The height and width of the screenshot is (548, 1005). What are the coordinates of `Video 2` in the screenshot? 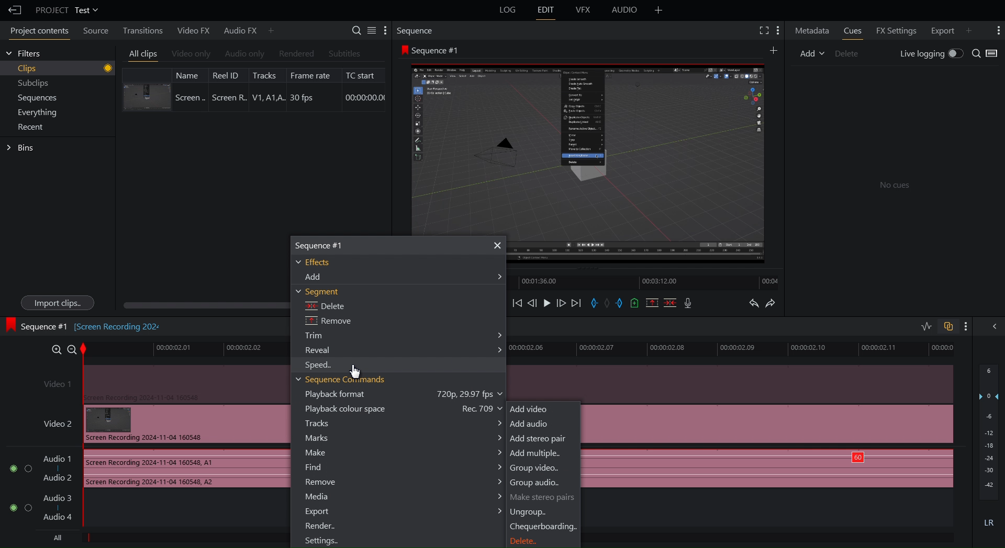 It's located at (160, 424).